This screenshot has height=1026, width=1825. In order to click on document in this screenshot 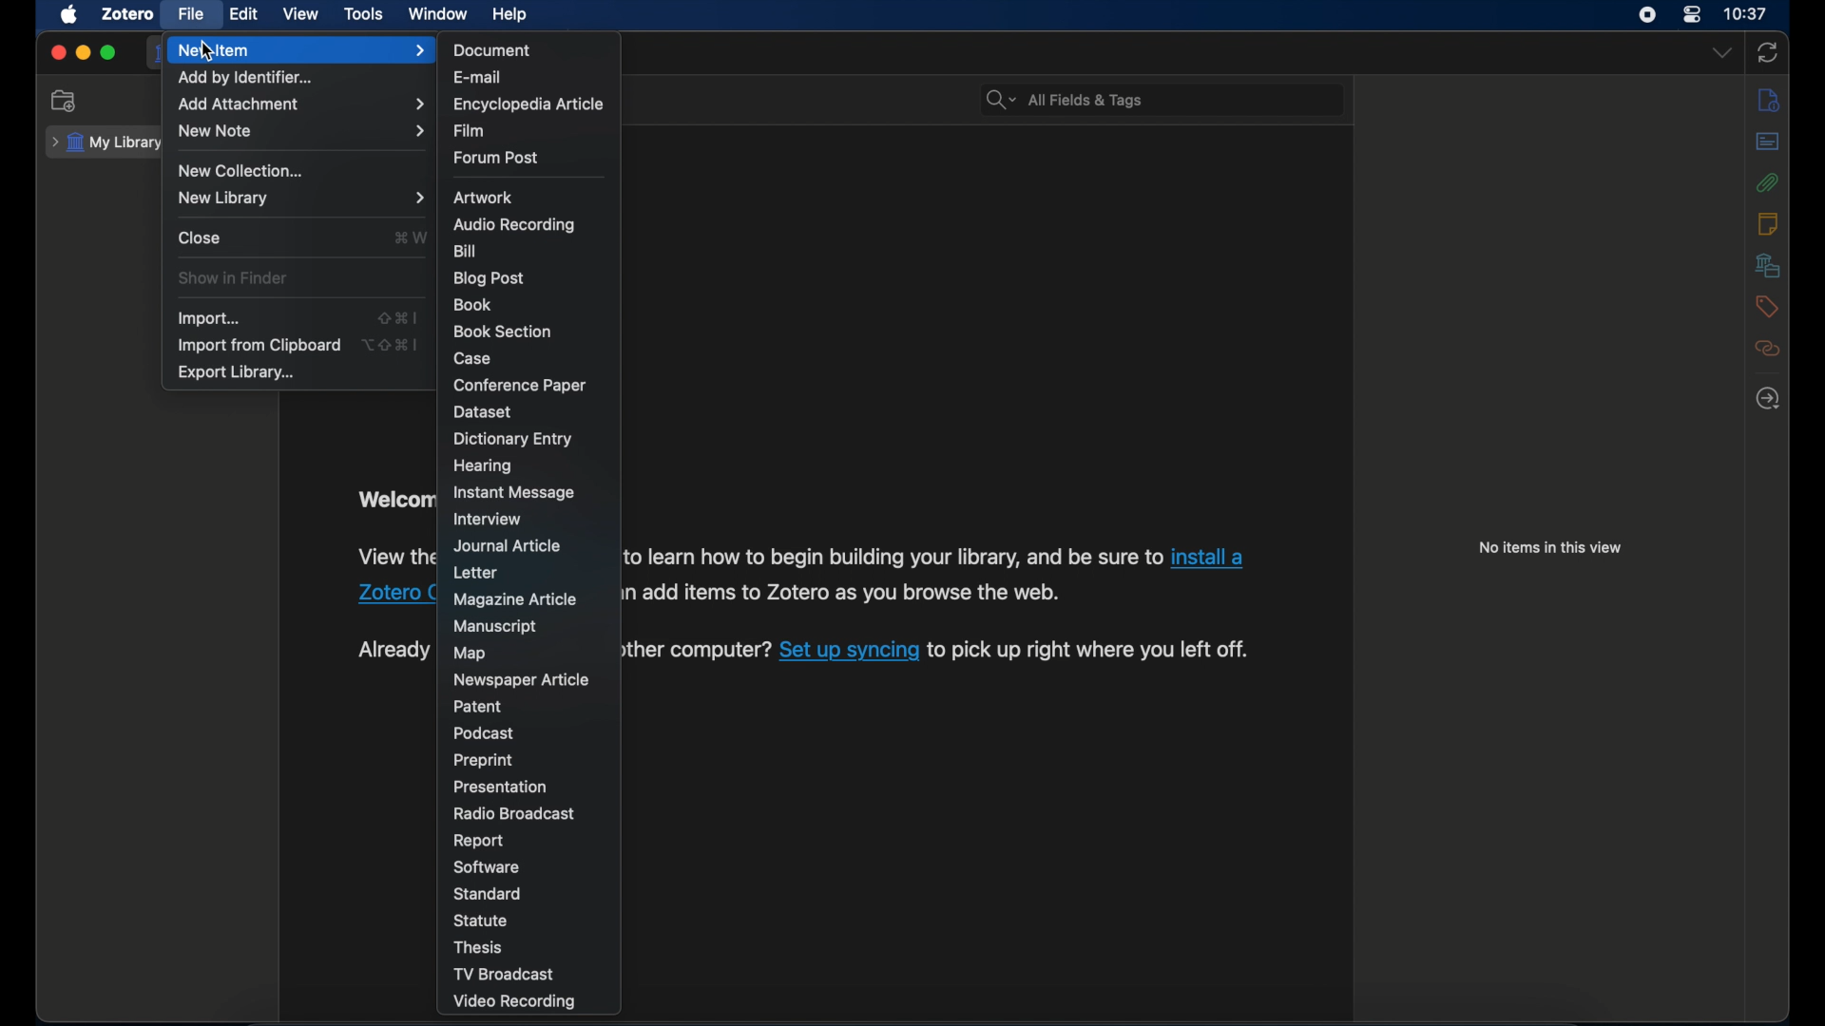, I will do `click(495, 47)`.